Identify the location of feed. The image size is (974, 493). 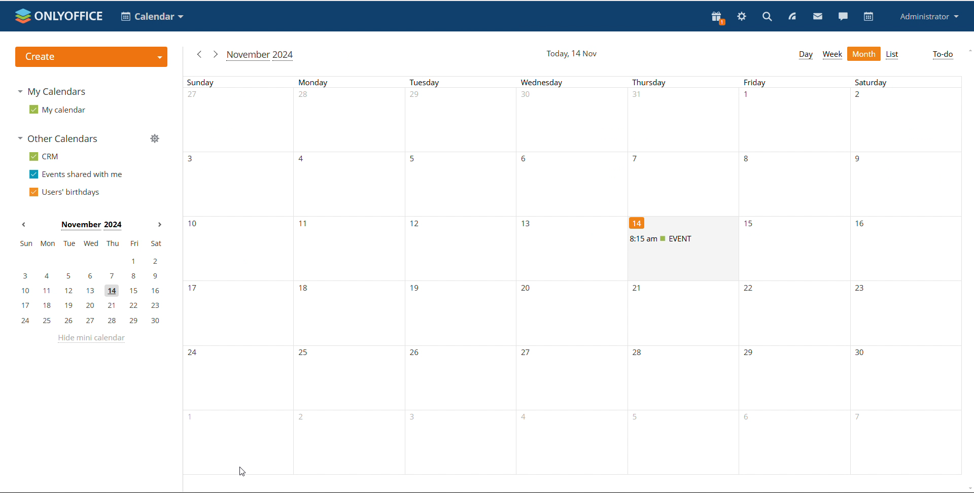
(791, 17).